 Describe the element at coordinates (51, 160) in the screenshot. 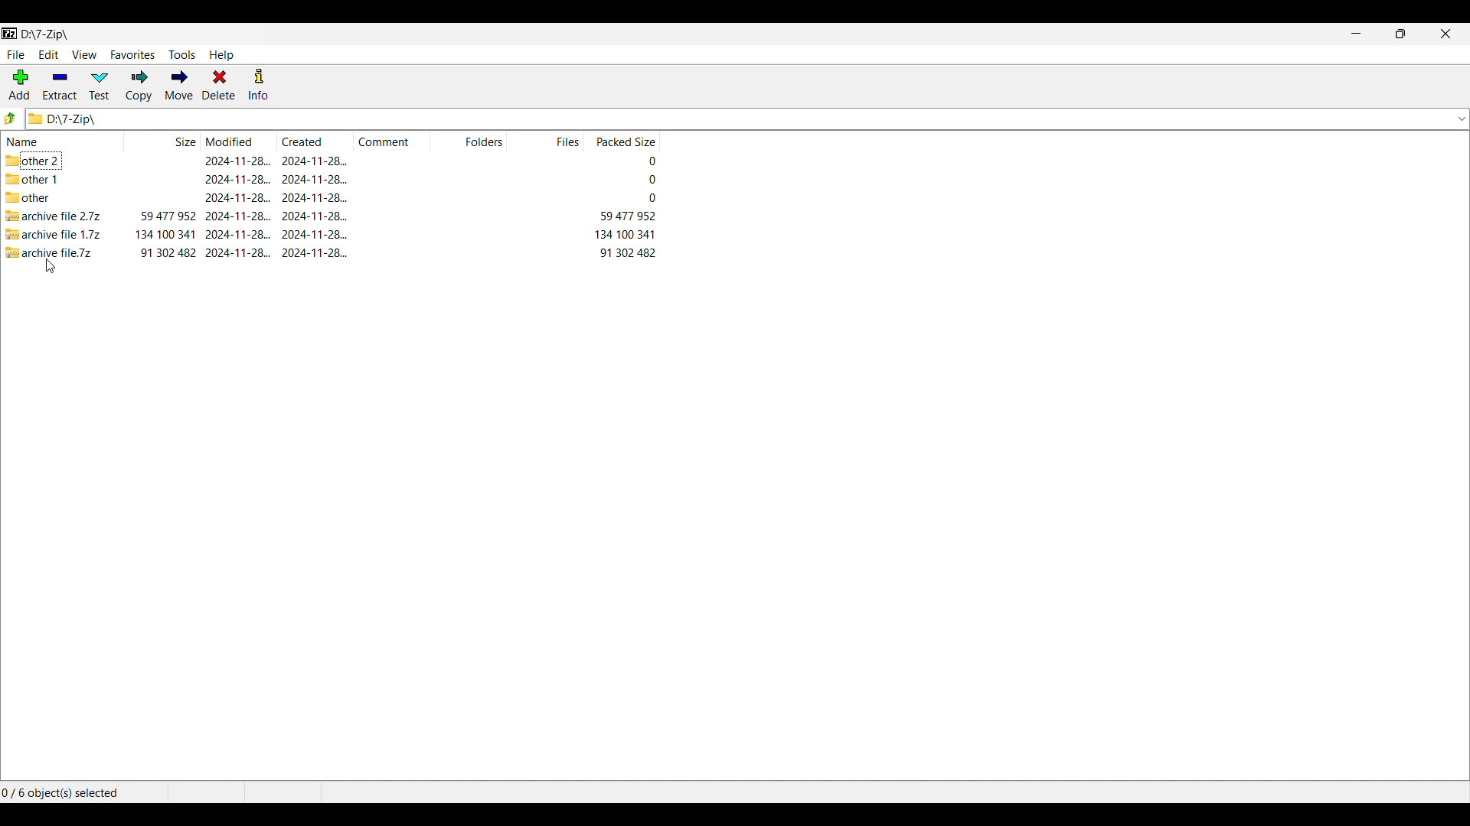

I see `folder` at that location.